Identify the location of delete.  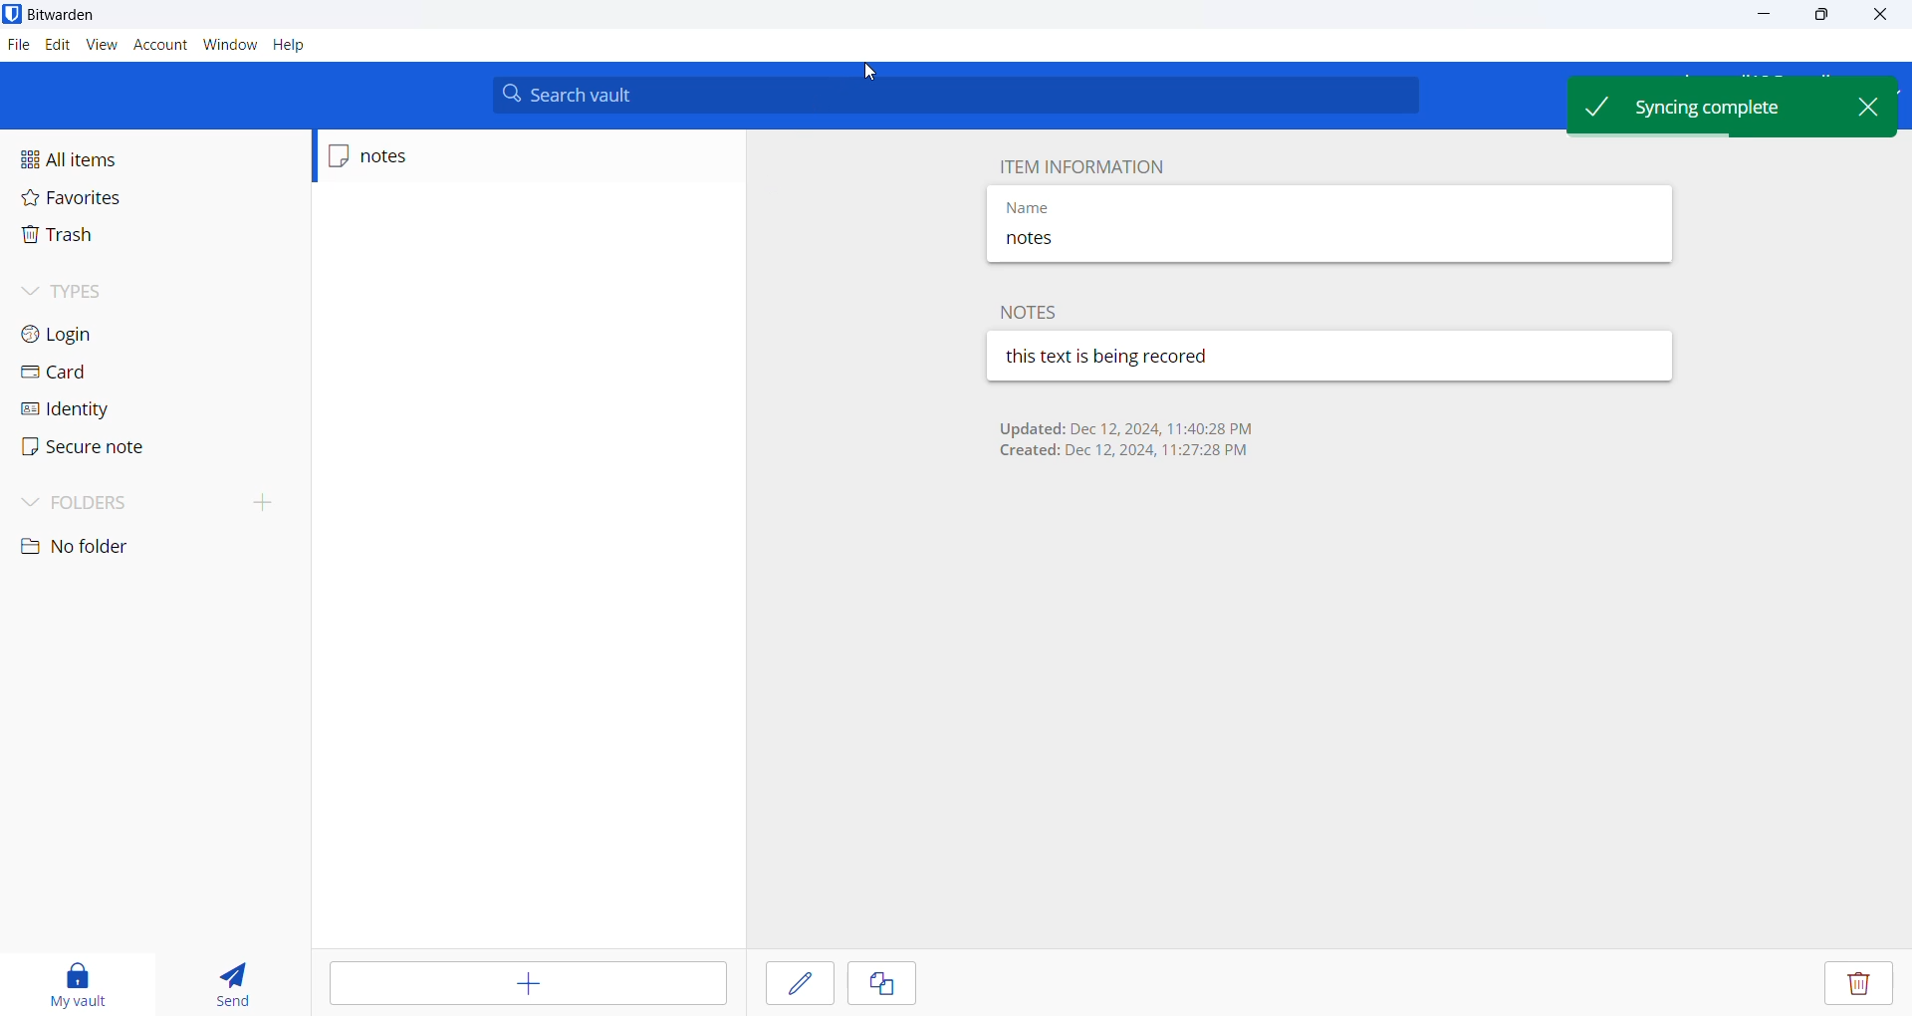
(1857, 984).